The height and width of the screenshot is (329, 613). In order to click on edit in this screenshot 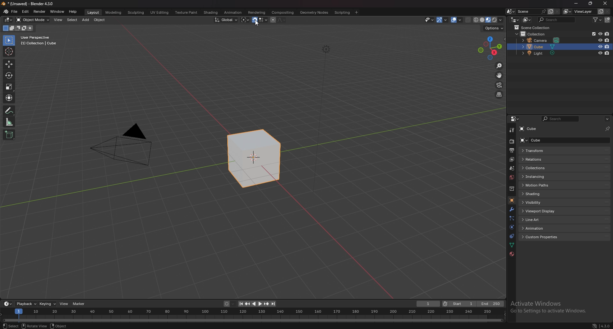, I will do `click(25, 12)`.